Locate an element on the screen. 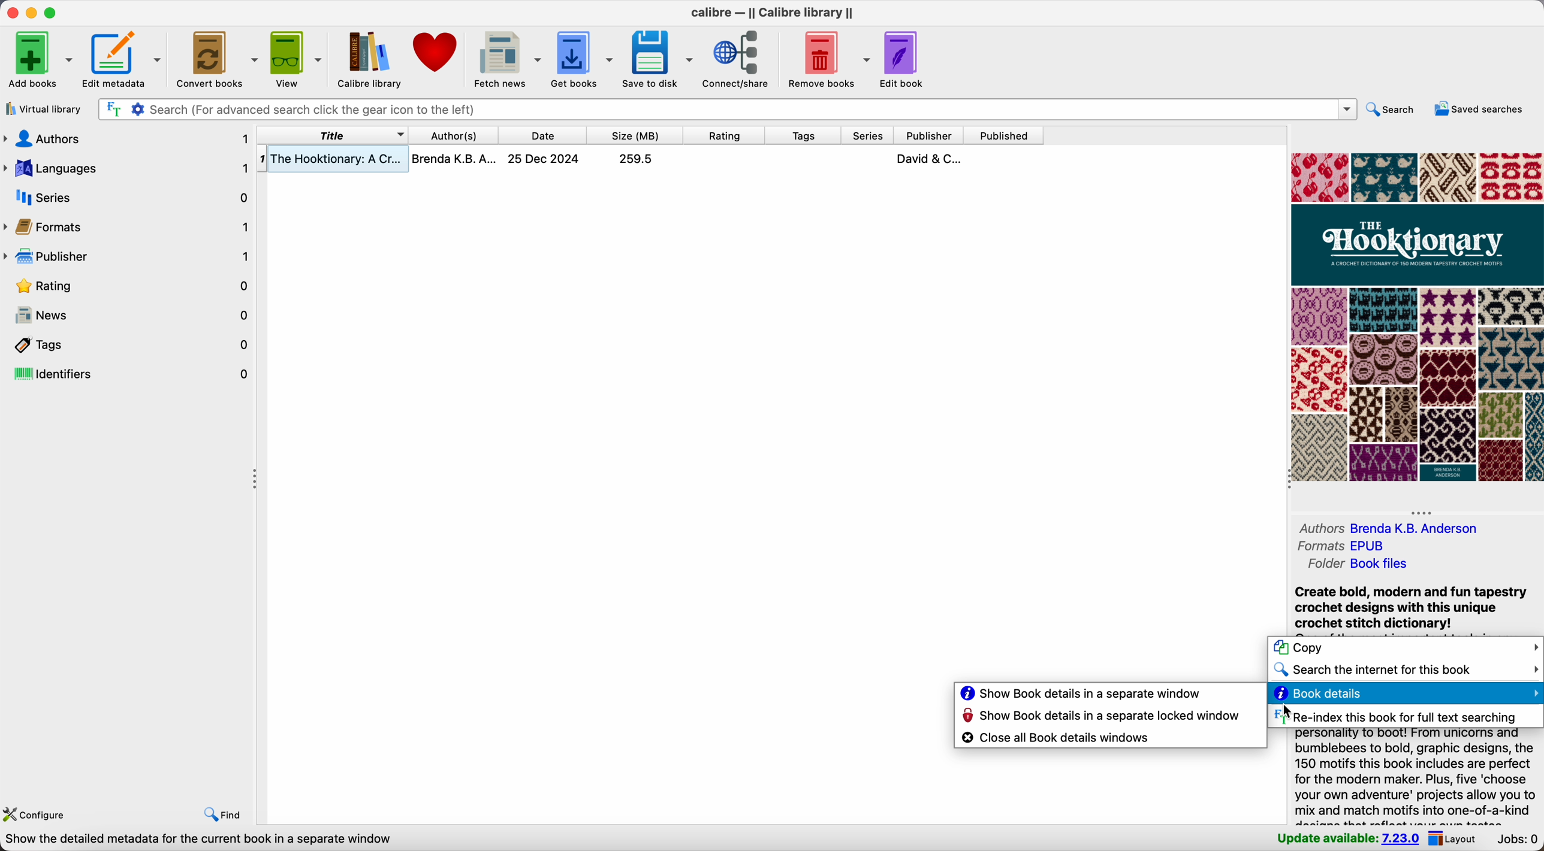  virtual library is located at coordinates (46, 109).